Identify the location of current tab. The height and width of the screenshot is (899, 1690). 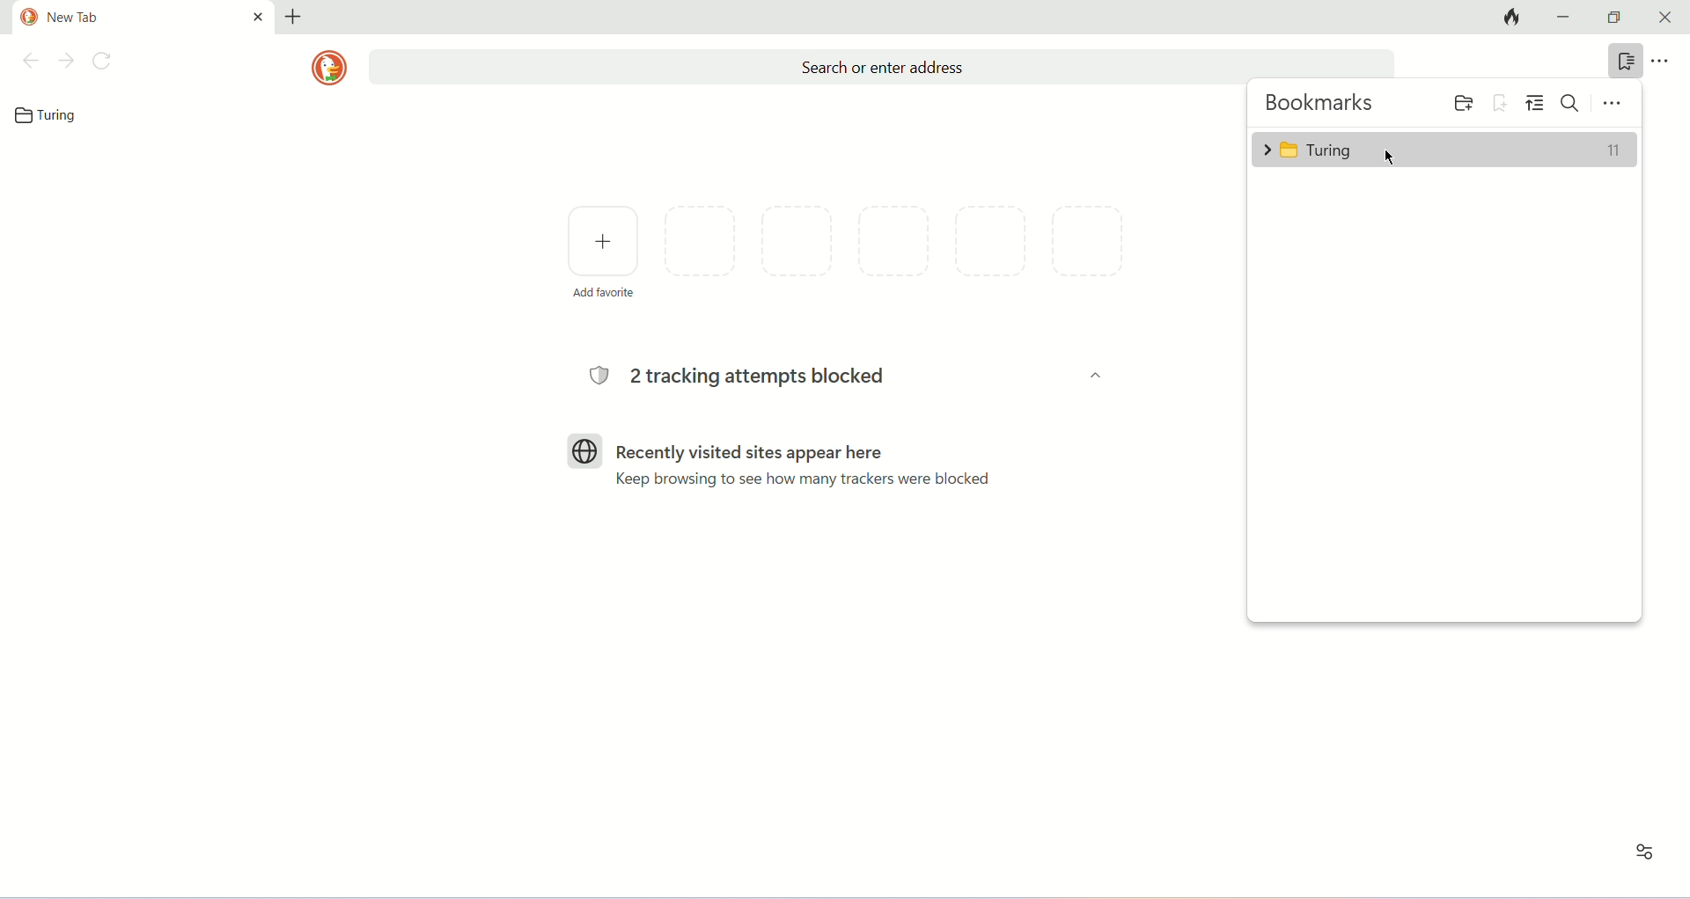
(143, 15).